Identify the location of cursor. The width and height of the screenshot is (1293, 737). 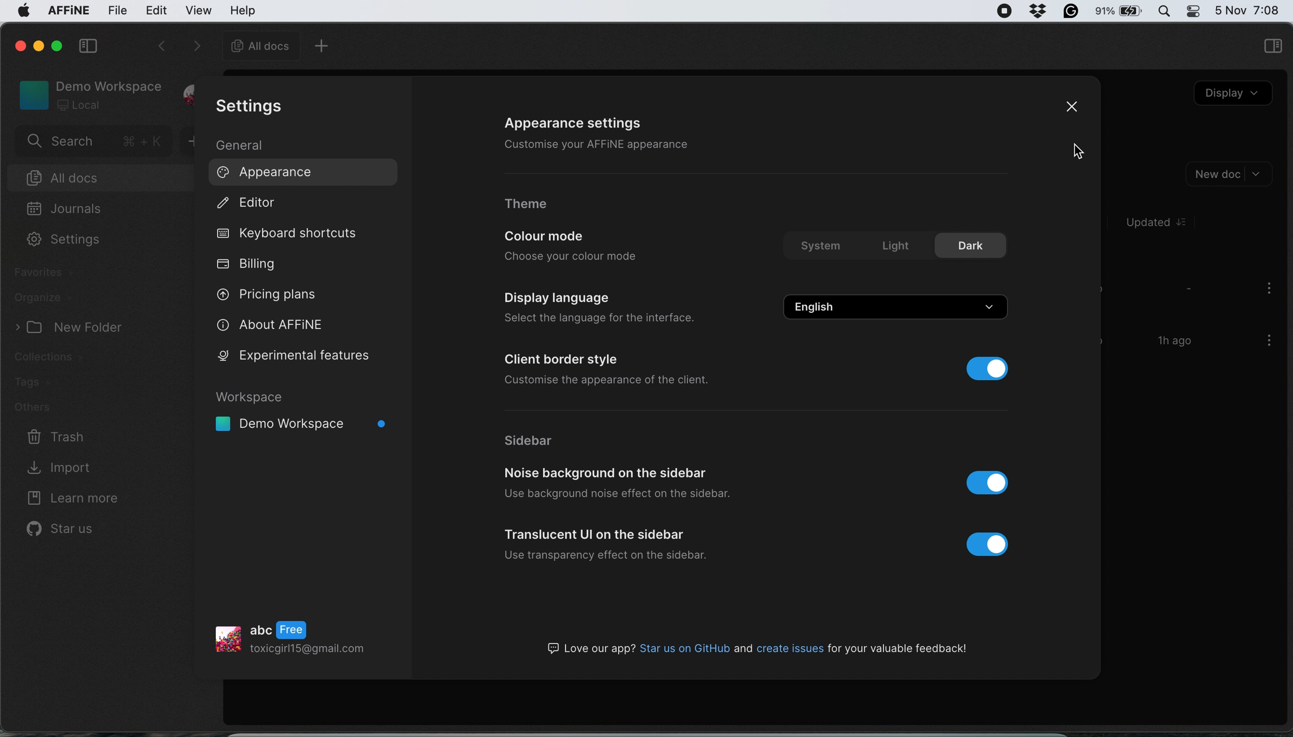
(1079, 149).